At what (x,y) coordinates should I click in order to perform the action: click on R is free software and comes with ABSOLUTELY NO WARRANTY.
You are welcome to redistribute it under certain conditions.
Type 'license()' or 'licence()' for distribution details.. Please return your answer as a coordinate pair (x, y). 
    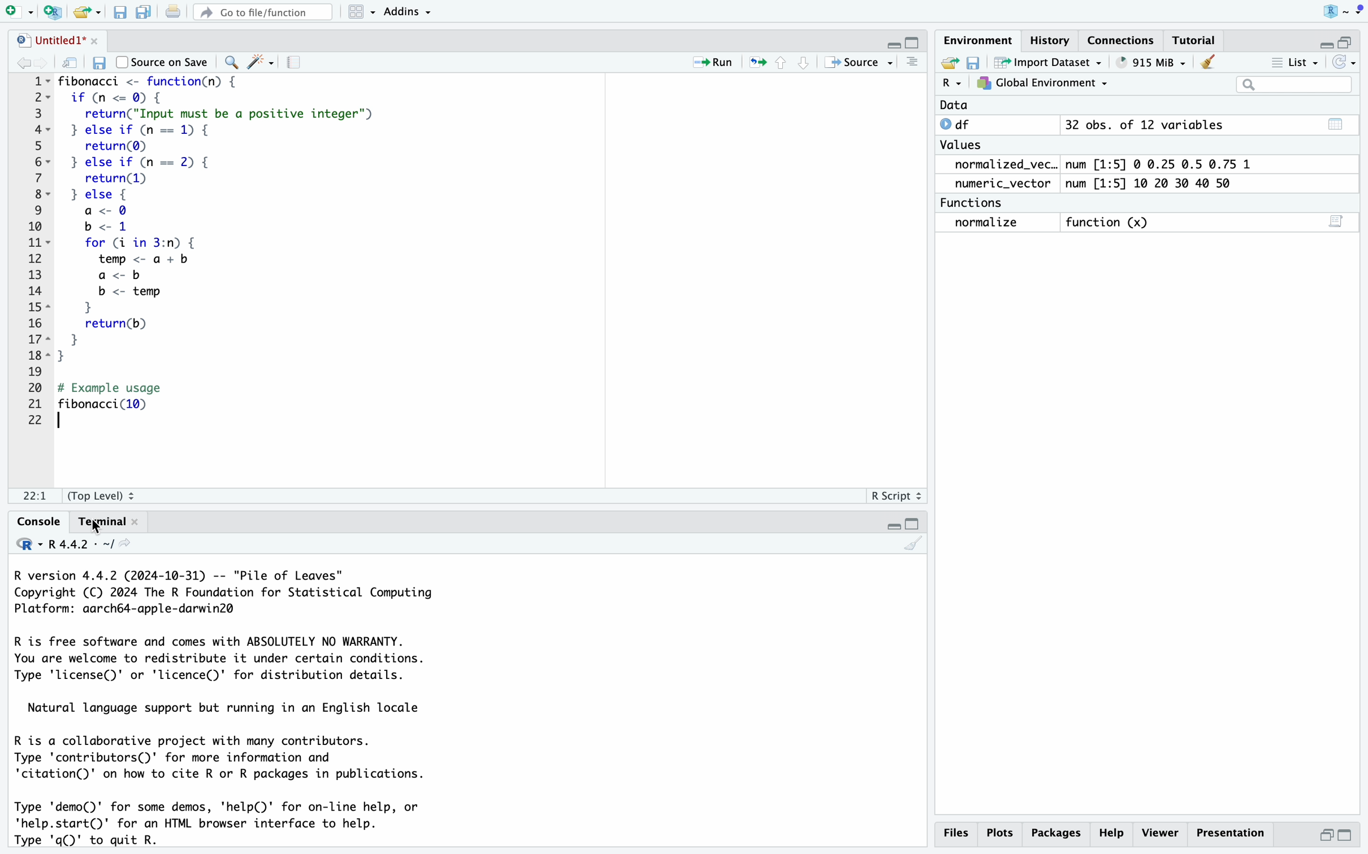
    Looking at the image, I should click on (246, 661).